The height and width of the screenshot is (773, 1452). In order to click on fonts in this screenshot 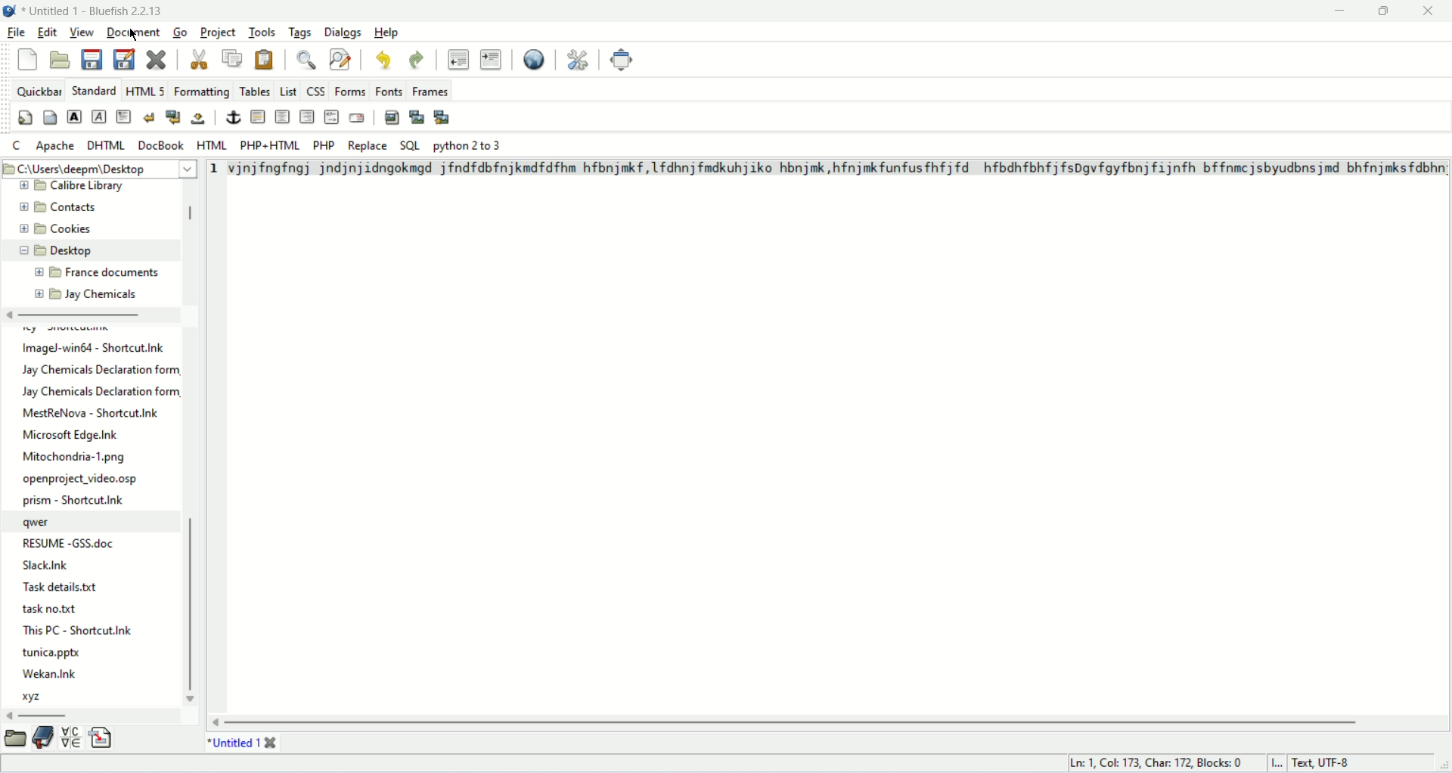, I will do `click(389, 92)`.